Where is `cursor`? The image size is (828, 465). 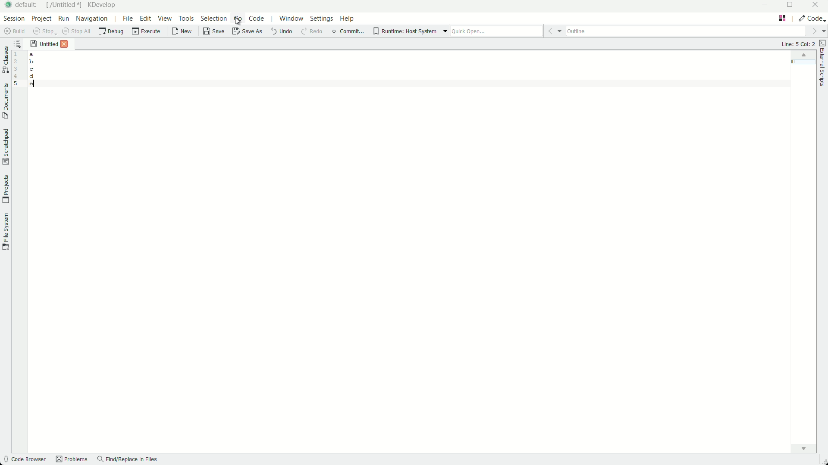 cursor is located at coordinates (240, 20).